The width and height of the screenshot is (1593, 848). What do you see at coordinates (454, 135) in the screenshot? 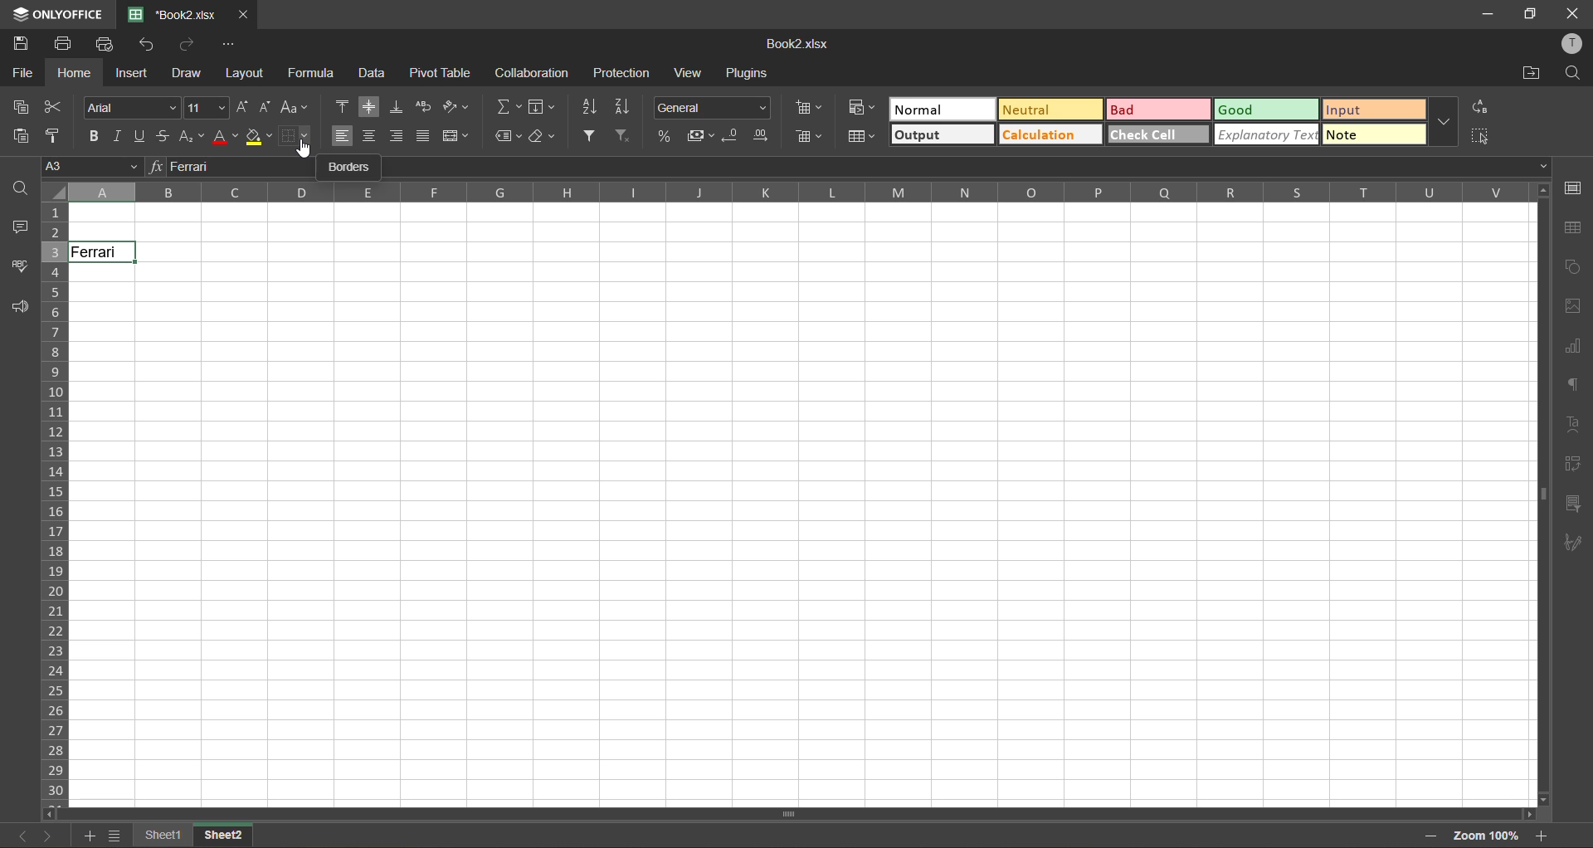
I see `merge and center` at bounding box center [454, 135].